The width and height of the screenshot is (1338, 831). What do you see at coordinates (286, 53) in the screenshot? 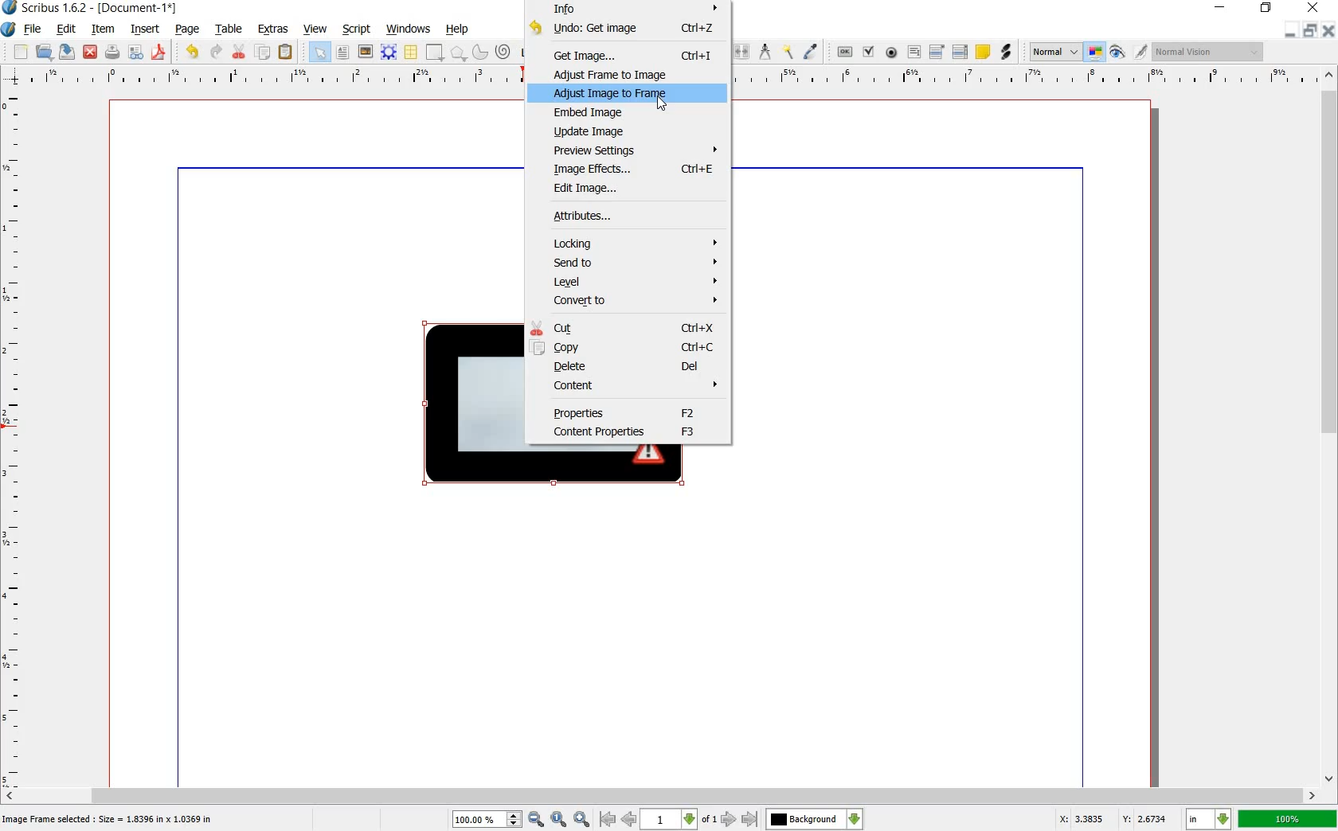
I see `paste` at bounding box center [286, 53].